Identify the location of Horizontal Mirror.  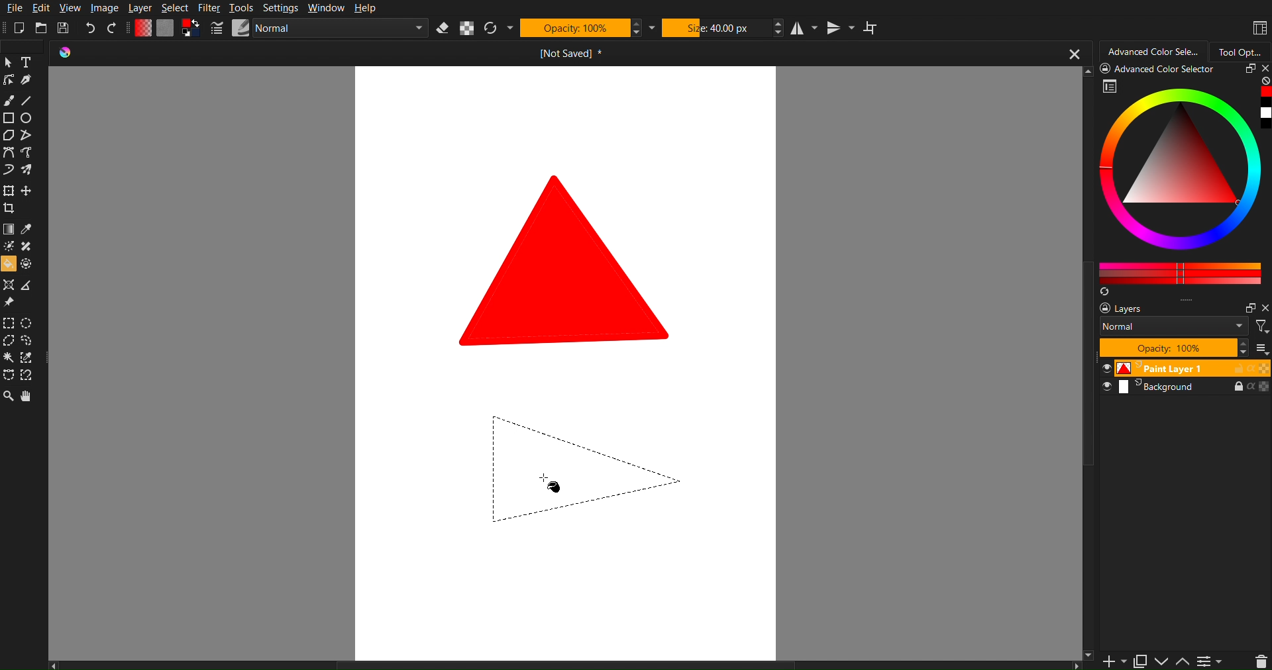
(806, 29).